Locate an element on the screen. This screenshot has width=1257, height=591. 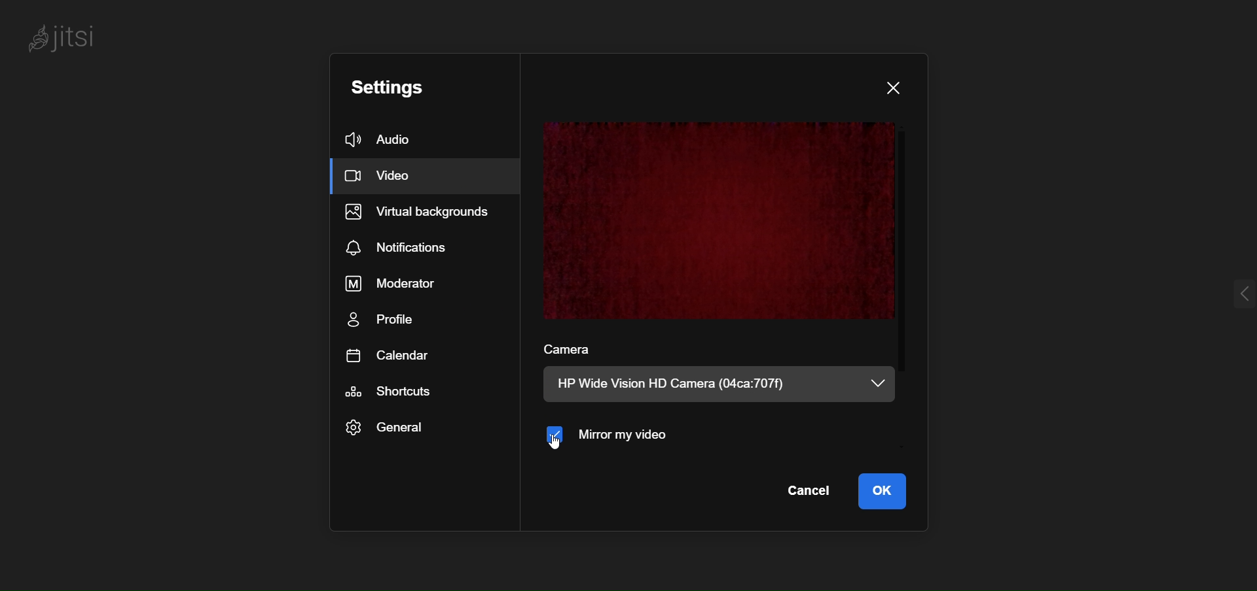
preview is located at coordinates (721, 220).